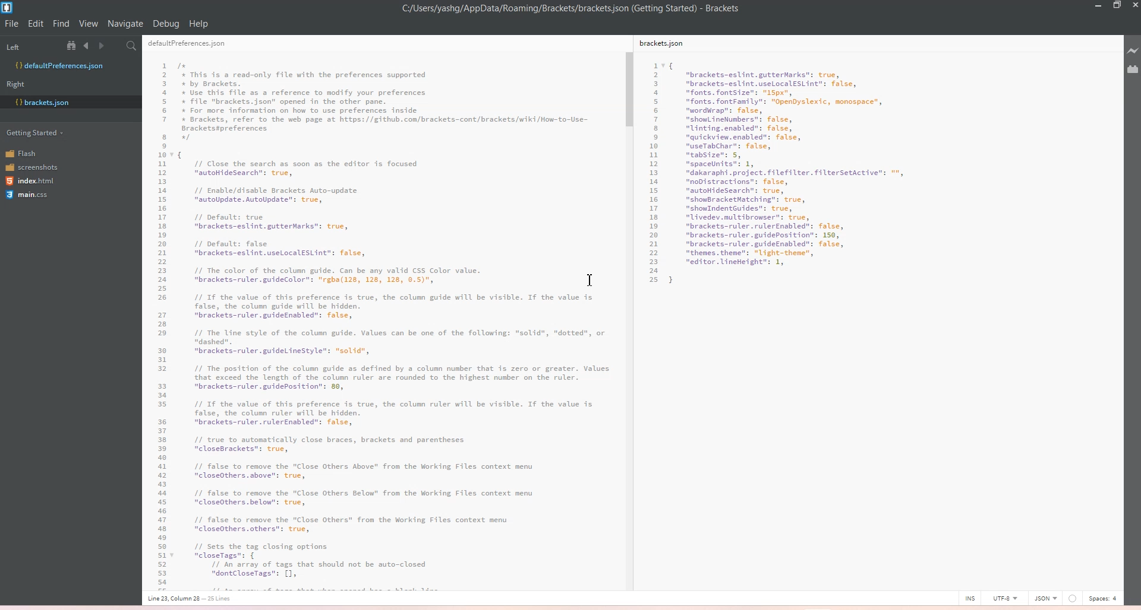 This screenshot has width=1141, height=610. Describe the element at coordinates (1131, 51) in the screenshot. I see `Live Preview` at that location.